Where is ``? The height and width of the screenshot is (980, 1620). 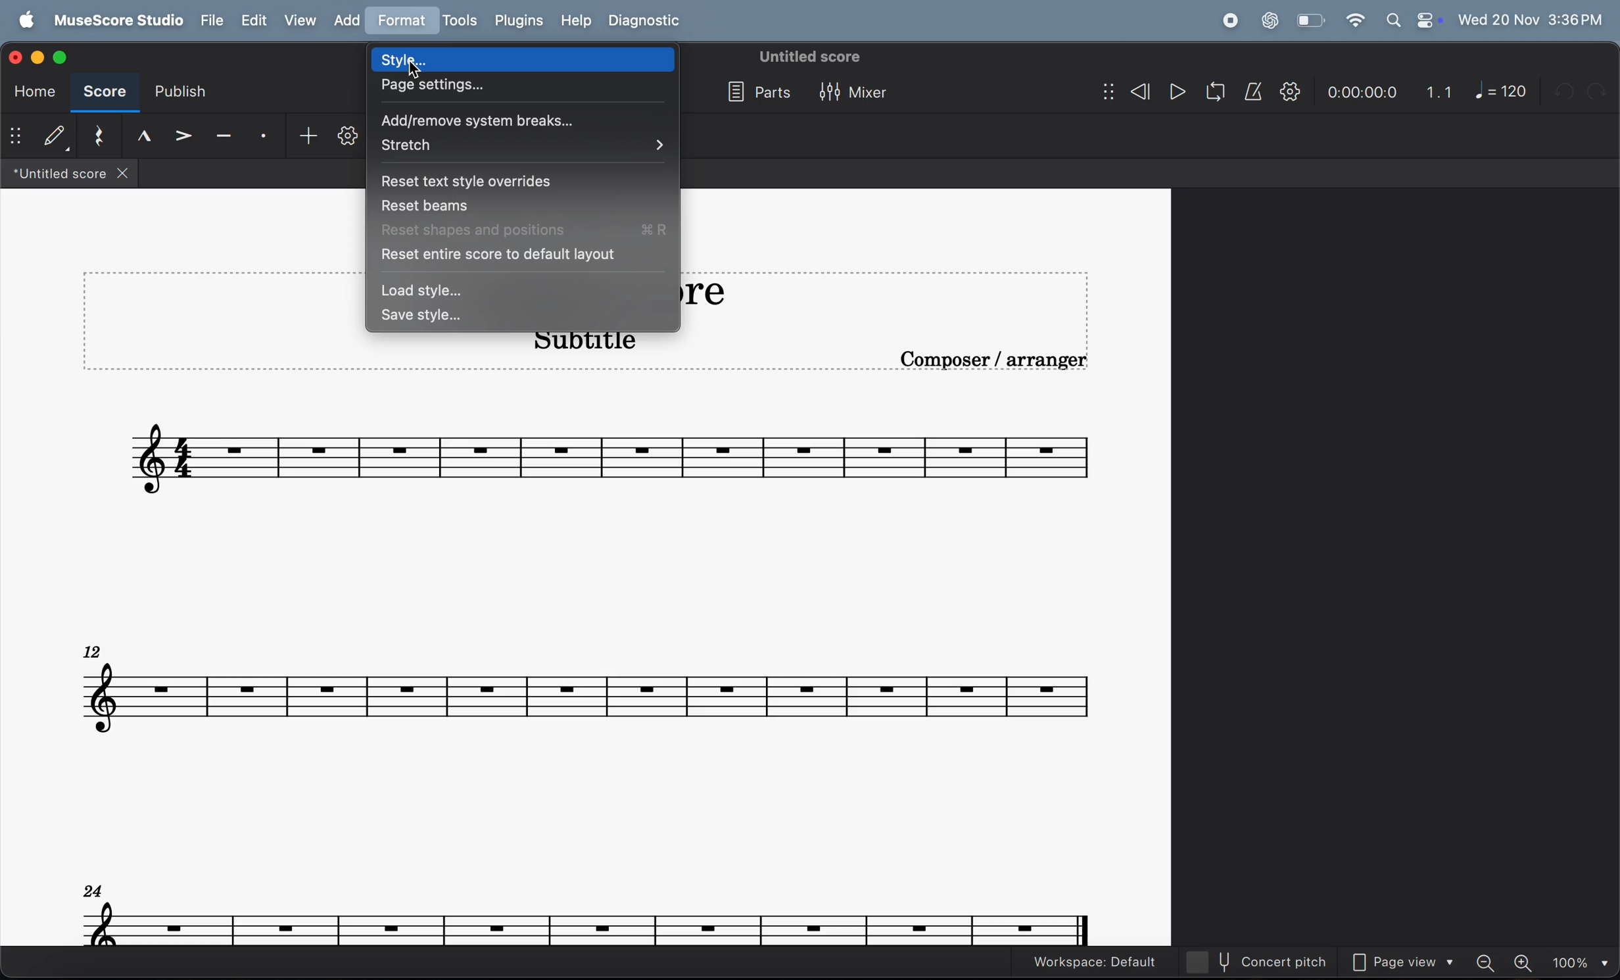
 is located at coordinates (1172, 92).